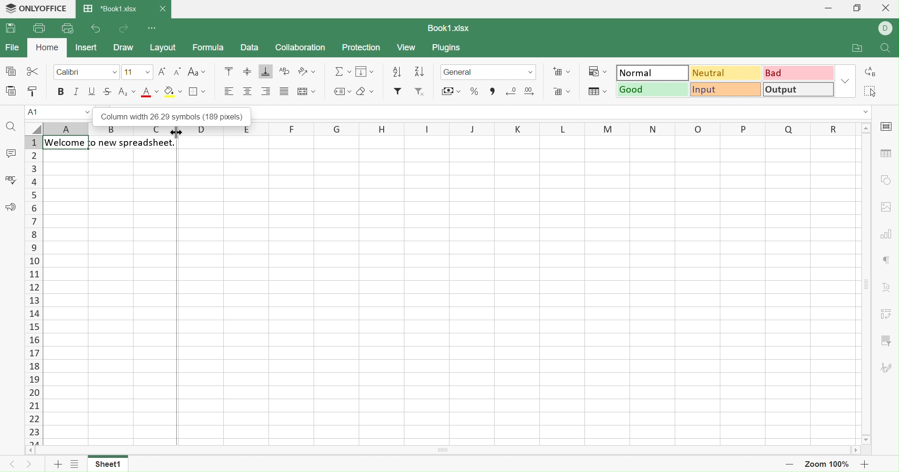  I want to click on Find, so click(10, 126).